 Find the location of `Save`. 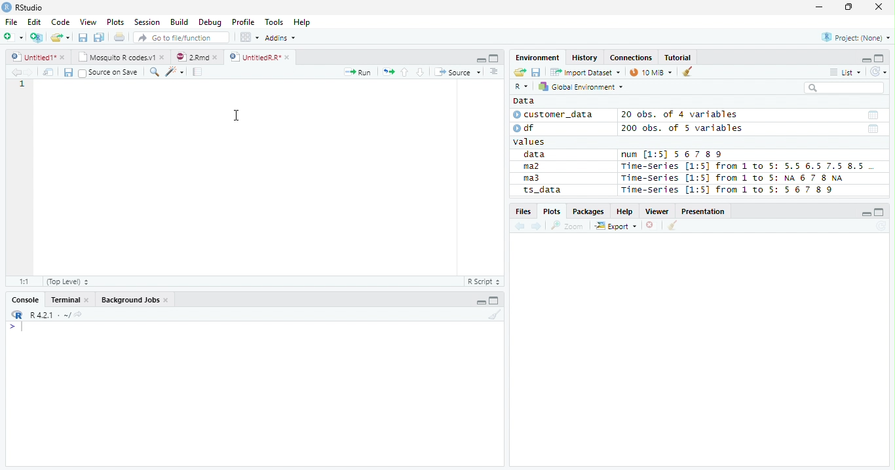

Save is located at coordinates (536, 71).